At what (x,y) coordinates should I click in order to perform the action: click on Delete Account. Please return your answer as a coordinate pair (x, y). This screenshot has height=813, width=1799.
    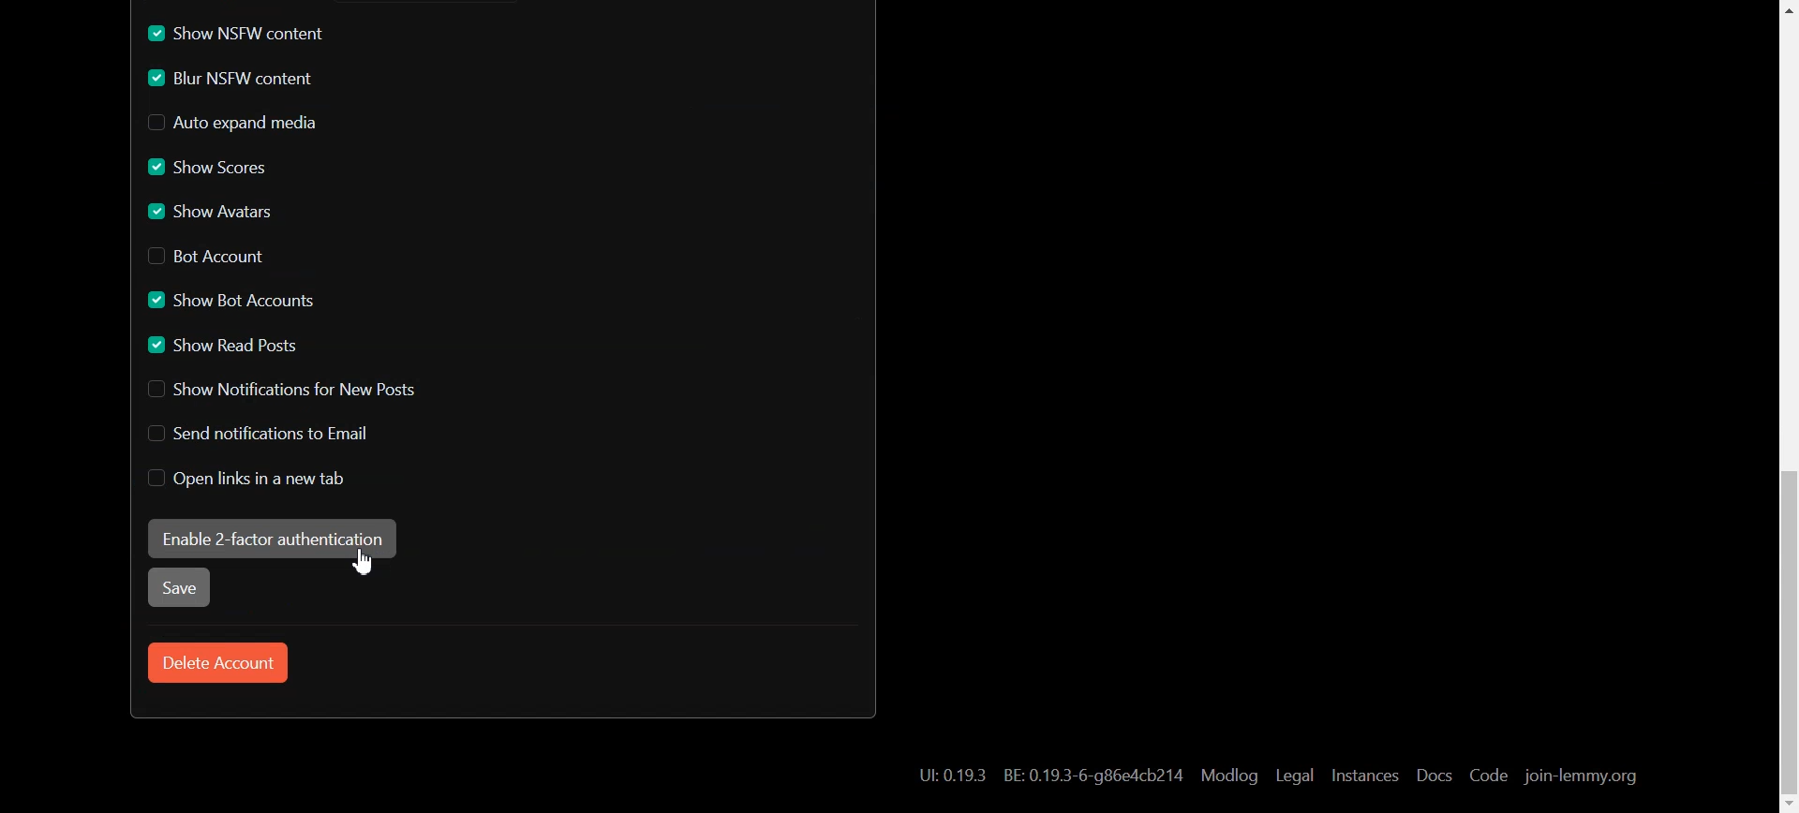
    Looking at the image, I should click on (218, 662).